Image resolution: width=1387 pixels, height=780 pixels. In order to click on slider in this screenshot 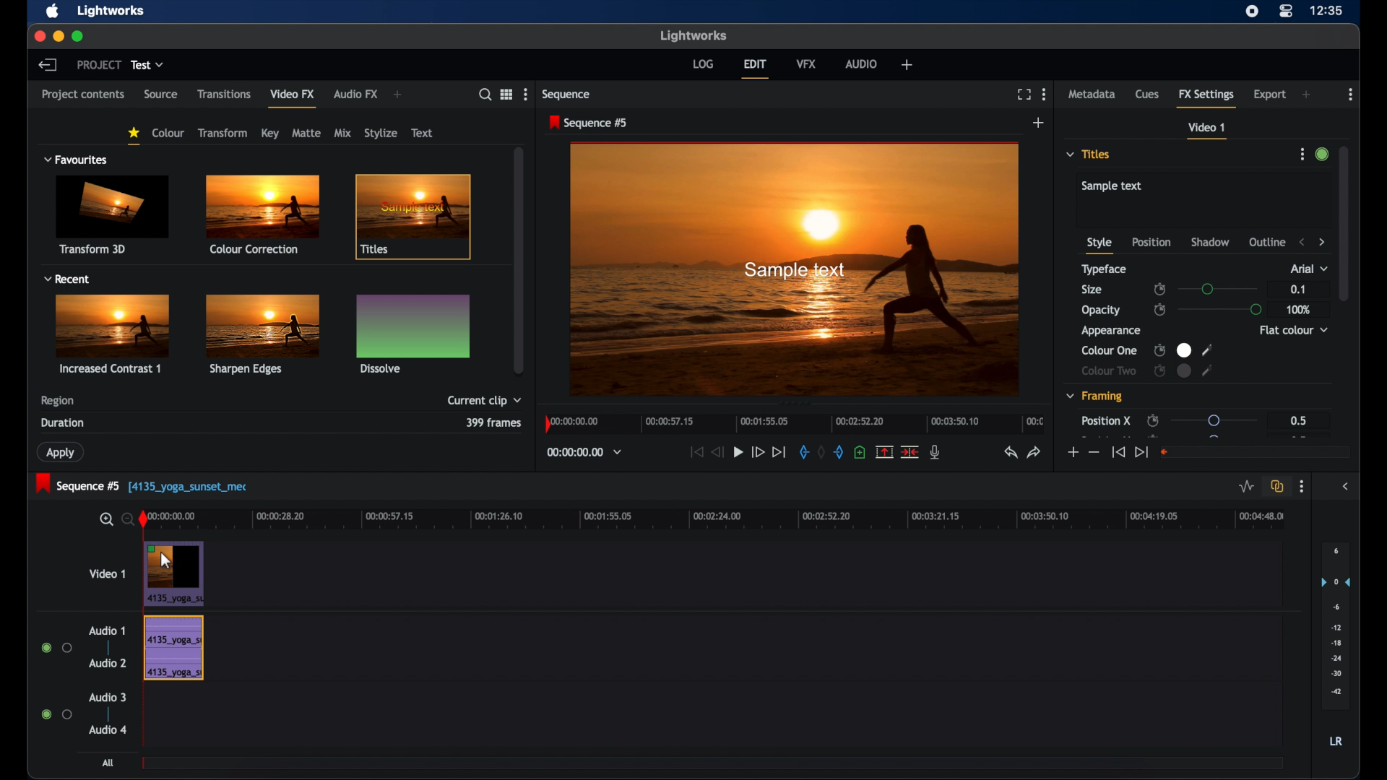, I will do `click(1194, 451)`.